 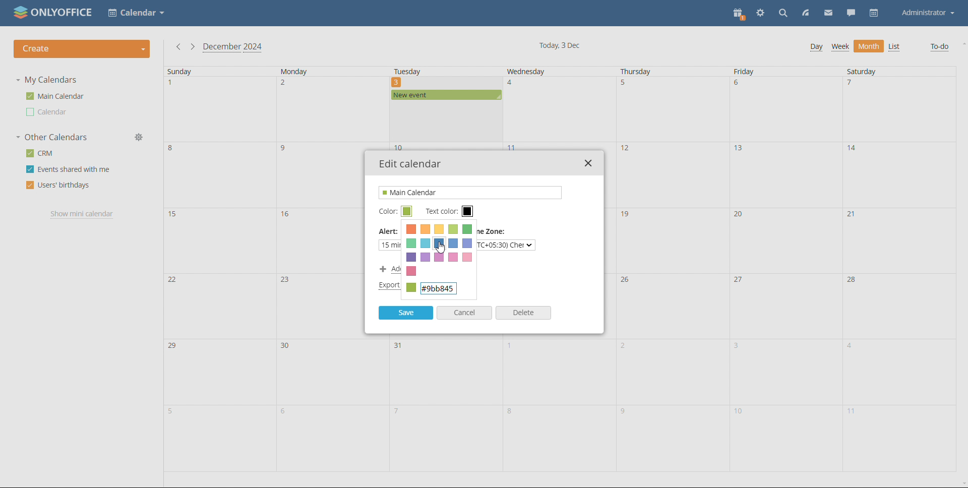 What do you see at coordinates (192, 46) in the screenshot?
I see `next month` at bounding box center [192, 46].